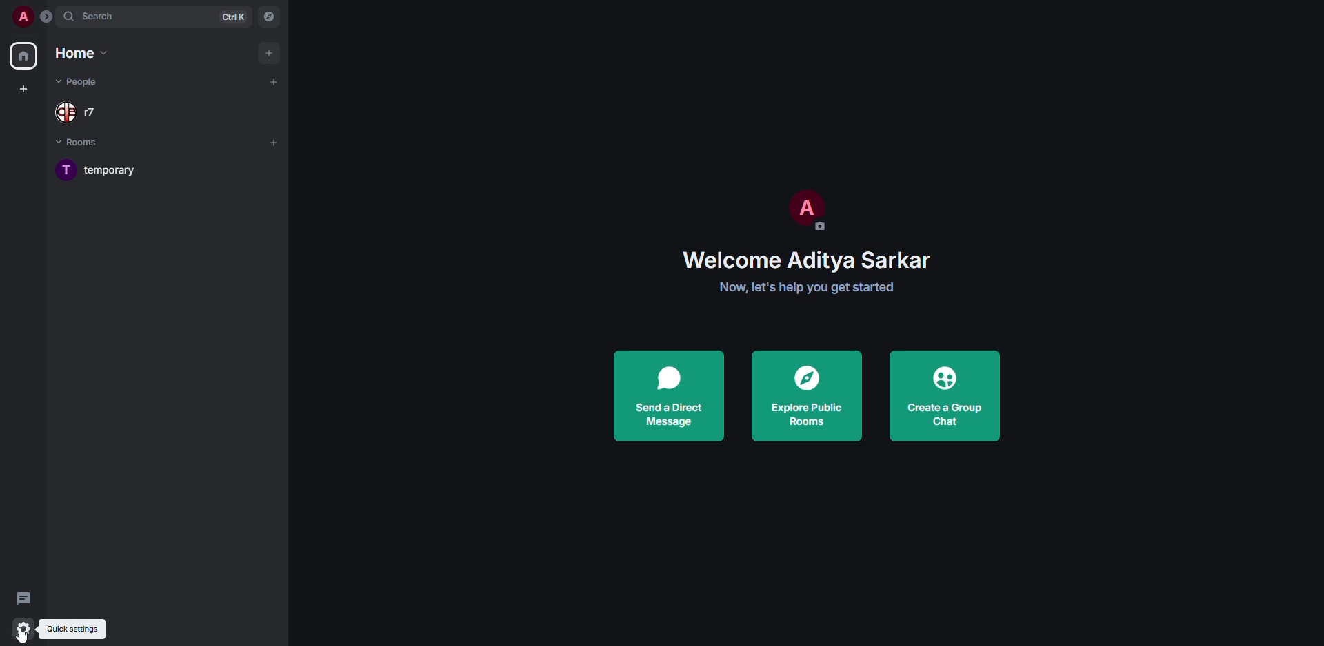 This screenshot has height=646, width=1324. What do you see at coordinates (22, 16) in the screenshot?
I see `profile` at bounding box center [22, 16].